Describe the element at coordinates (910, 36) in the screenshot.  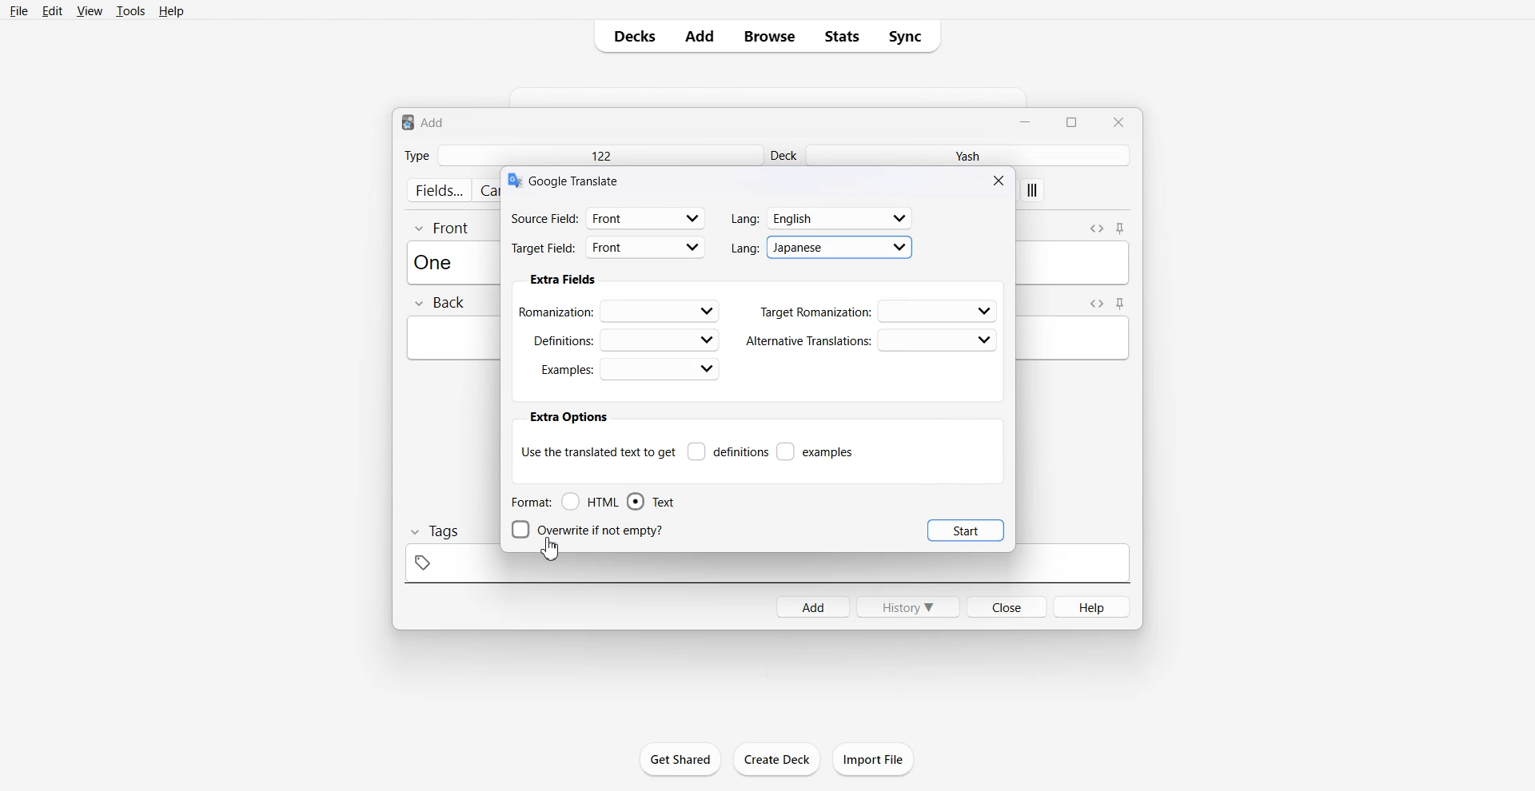
I see `Sync` at that location.